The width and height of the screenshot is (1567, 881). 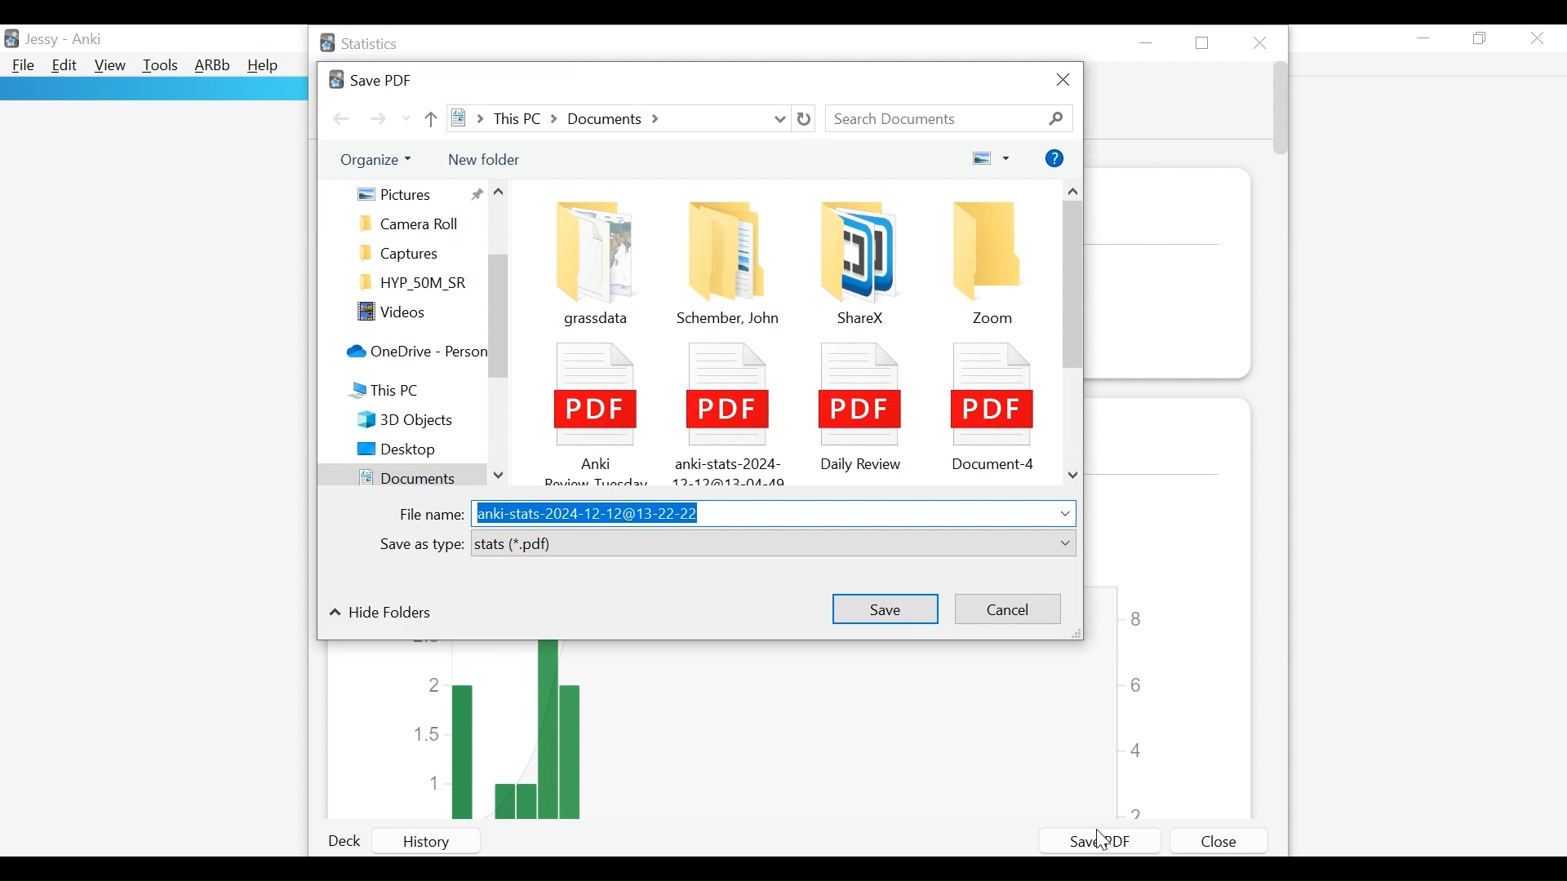 What do you see at coordinates (856, 405) in the screenshot?
I see `PDF` at bounding box center [856, 405].